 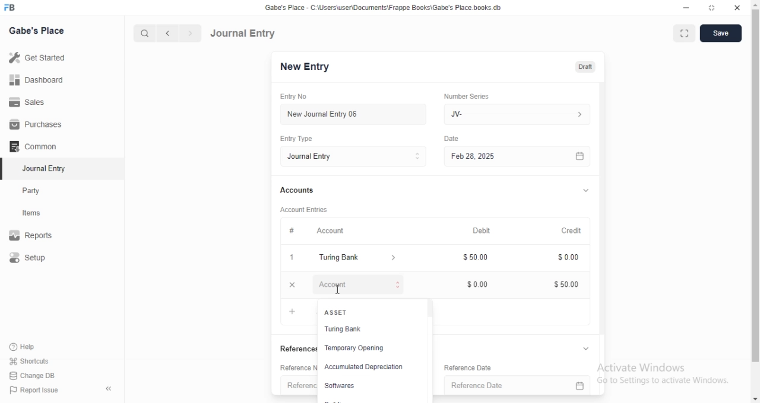 What do you see at coordinates (486, 231) in the screenshot?
I see `Debit` at bounding box center [486, 231].